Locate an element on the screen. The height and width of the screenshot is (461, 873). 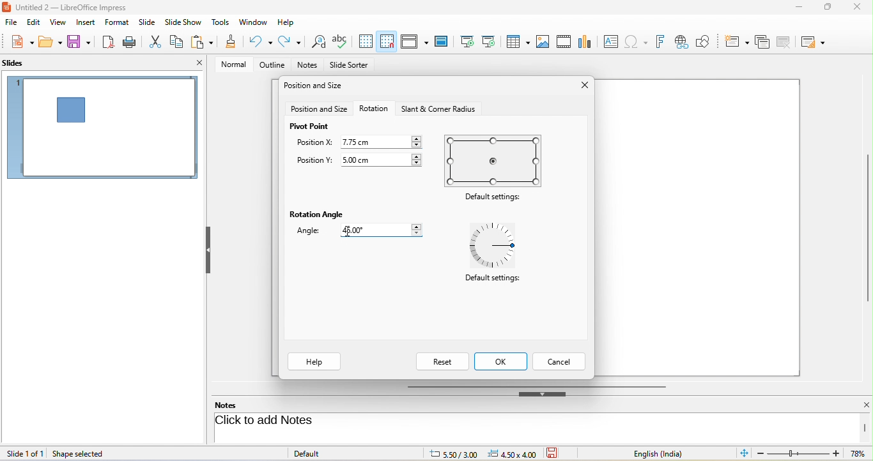
libre office impress logo is located at coordinates (6, 6).